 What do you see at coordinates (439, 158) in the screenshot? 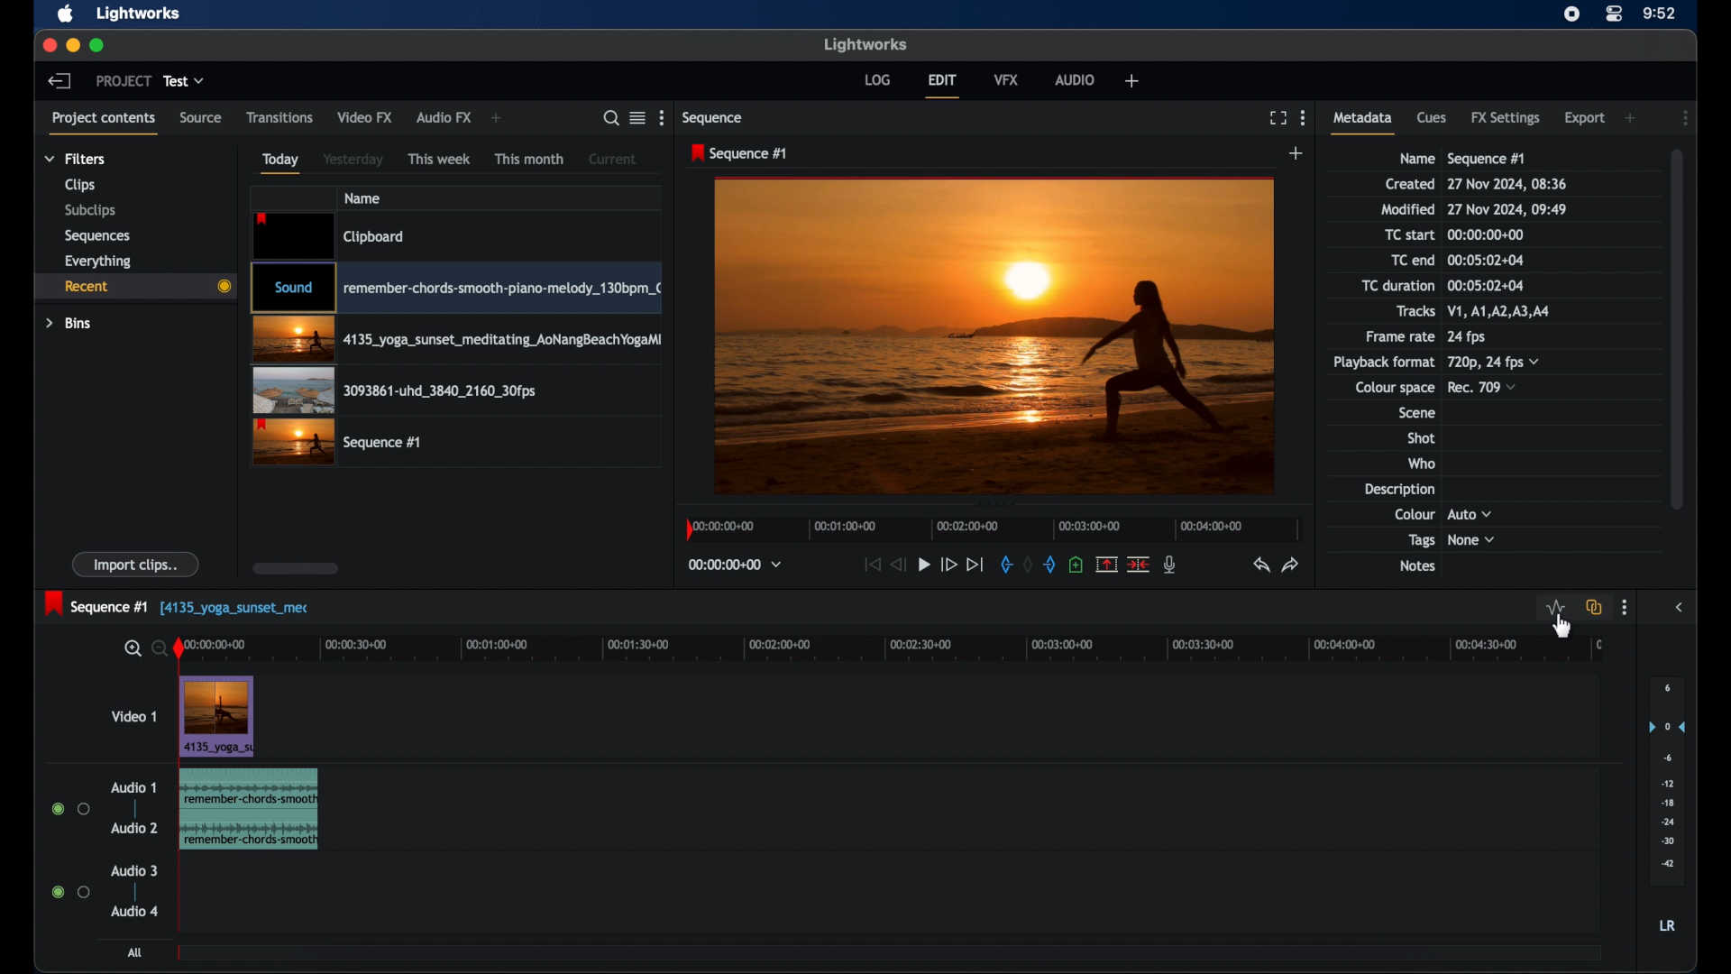
I see `this week` at bounding box center [439, 158].